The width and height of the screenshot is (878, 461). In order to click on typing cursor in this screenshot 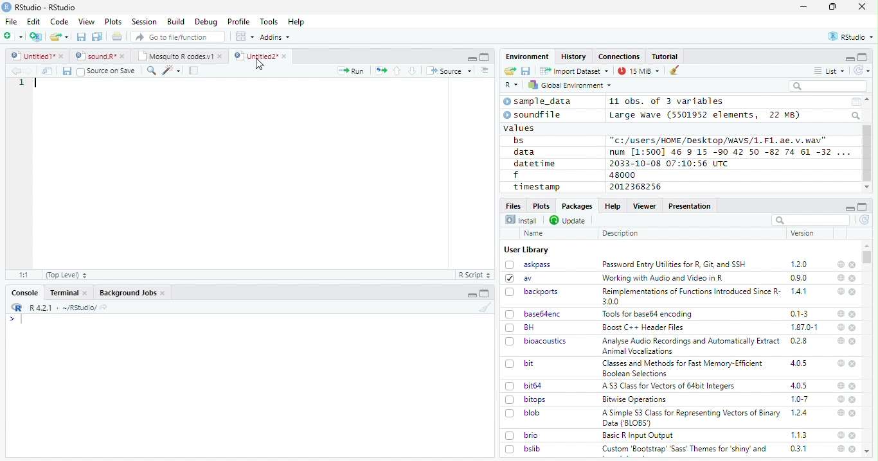, I will do `click(35, 83)`.